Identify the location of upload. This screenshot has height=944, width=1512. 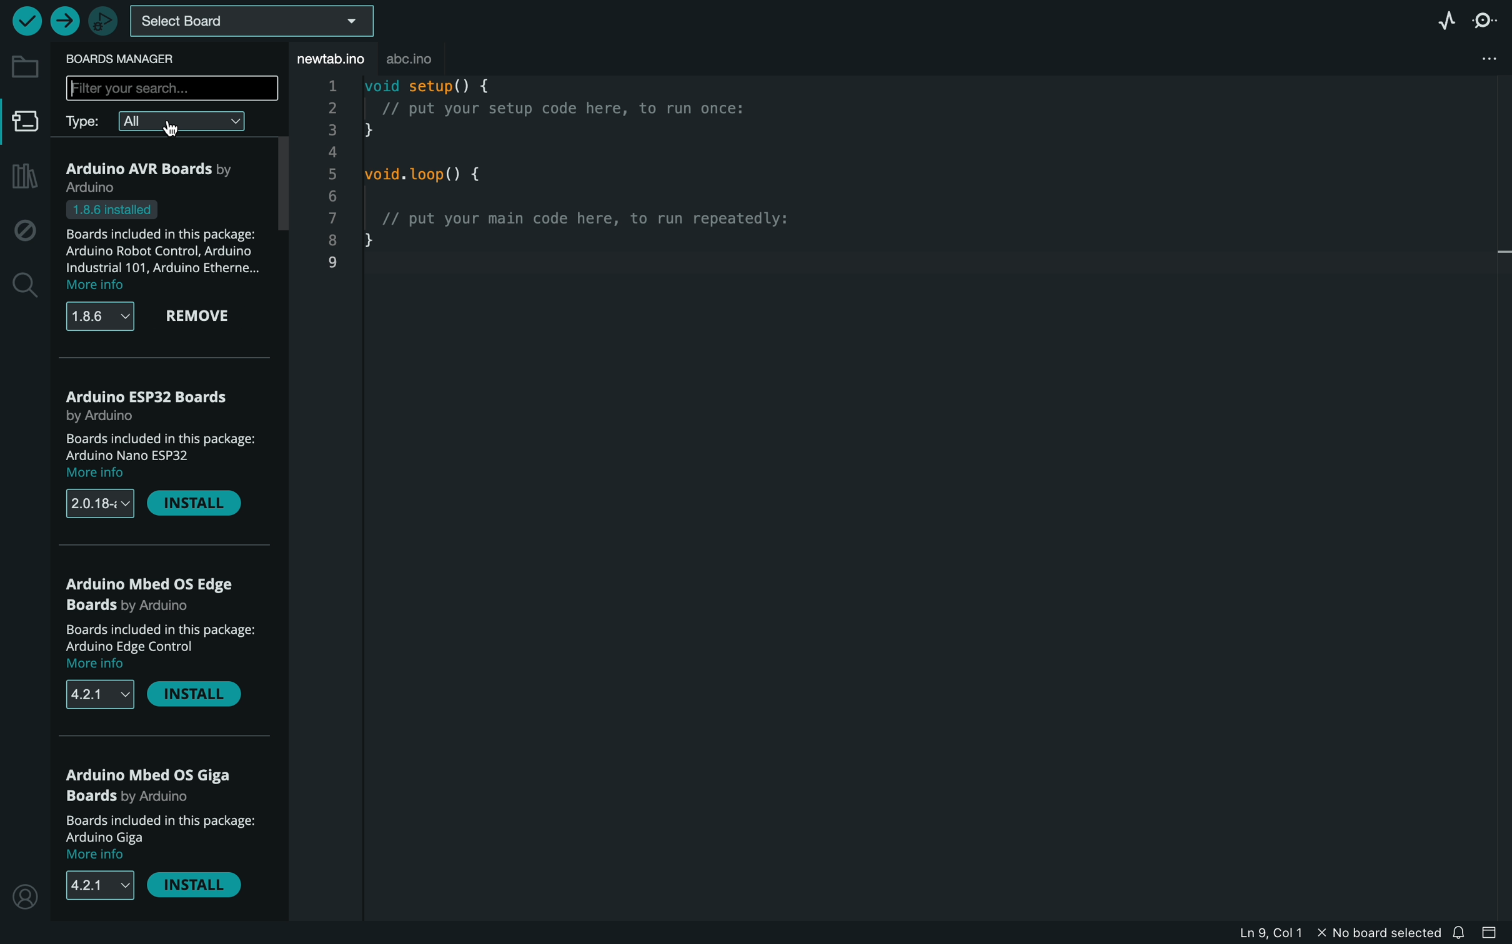
(62, 17).